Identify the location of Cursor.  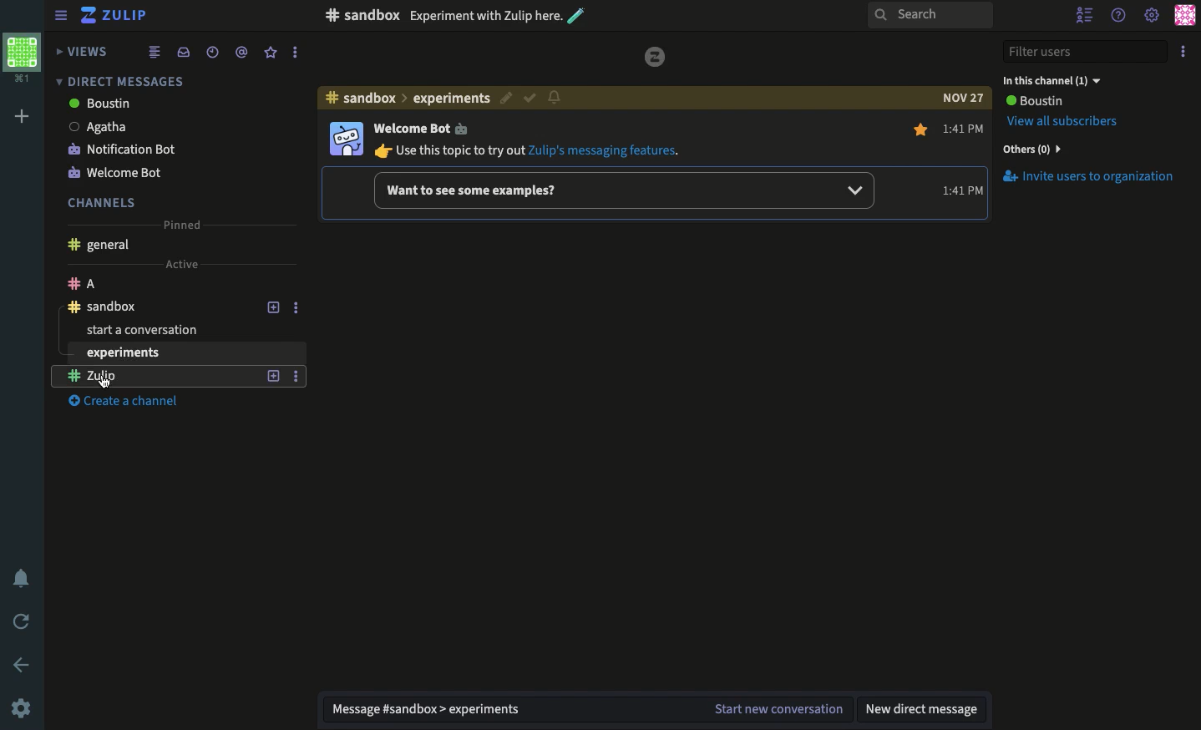
(104, 382).